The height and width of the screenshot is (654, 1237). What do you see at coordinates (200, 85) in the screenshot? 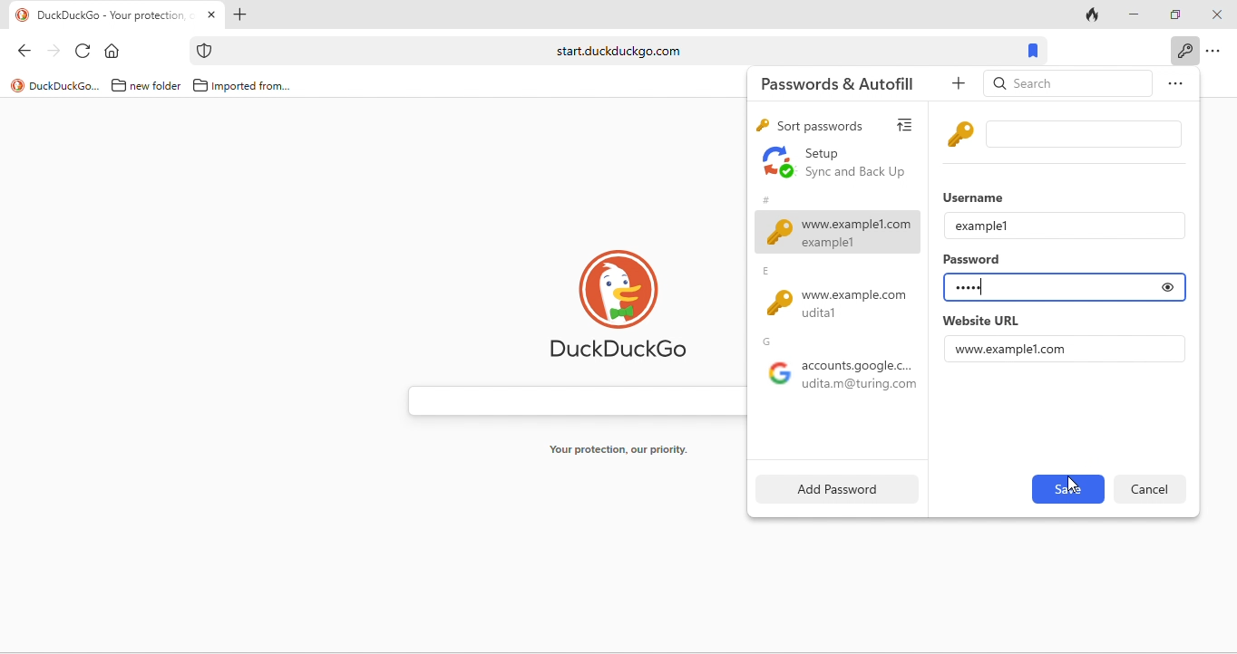
I see `folder icon` at bounding box center [200, 85].